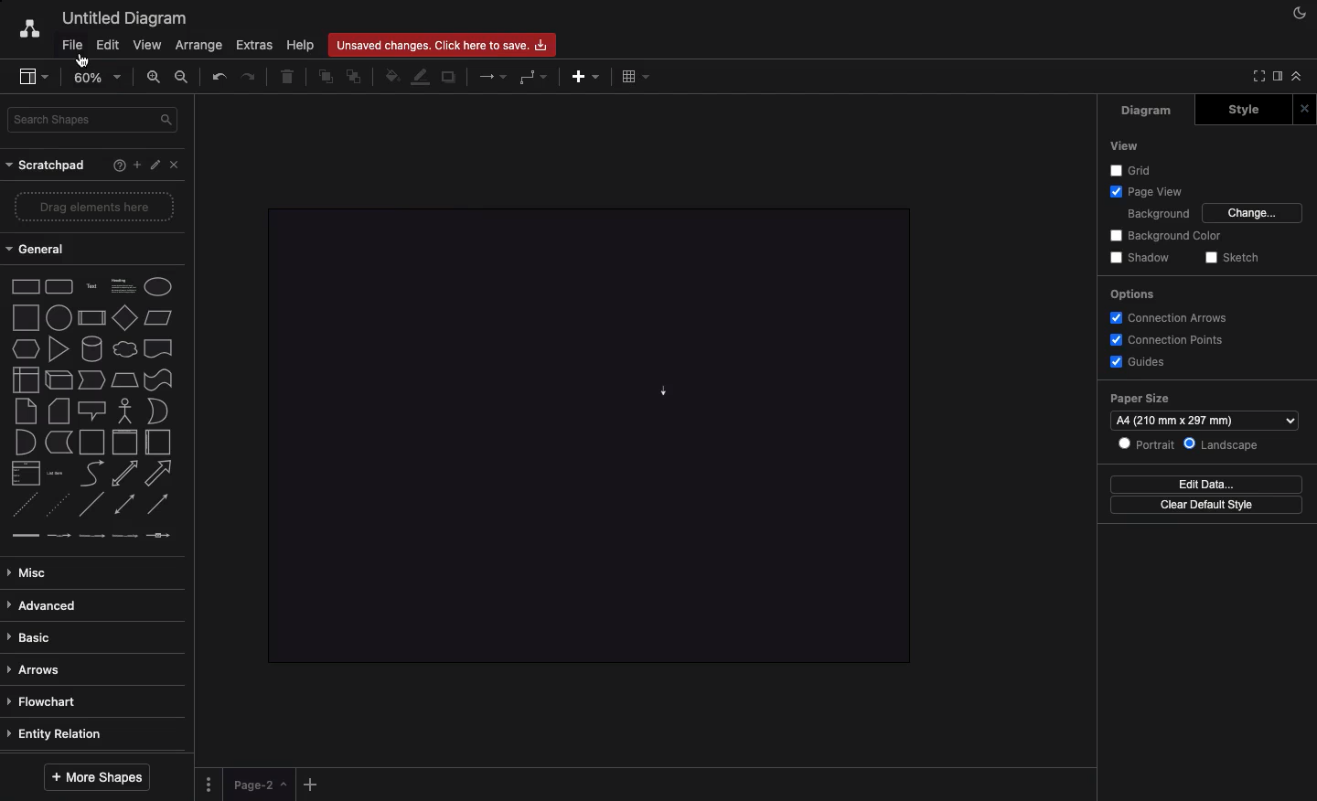 Image resolution: width=1317 pixels, height=801 pixels. Describe the element at coordinates (98, 778) in the screenshot. I see `More shapes` at that location.